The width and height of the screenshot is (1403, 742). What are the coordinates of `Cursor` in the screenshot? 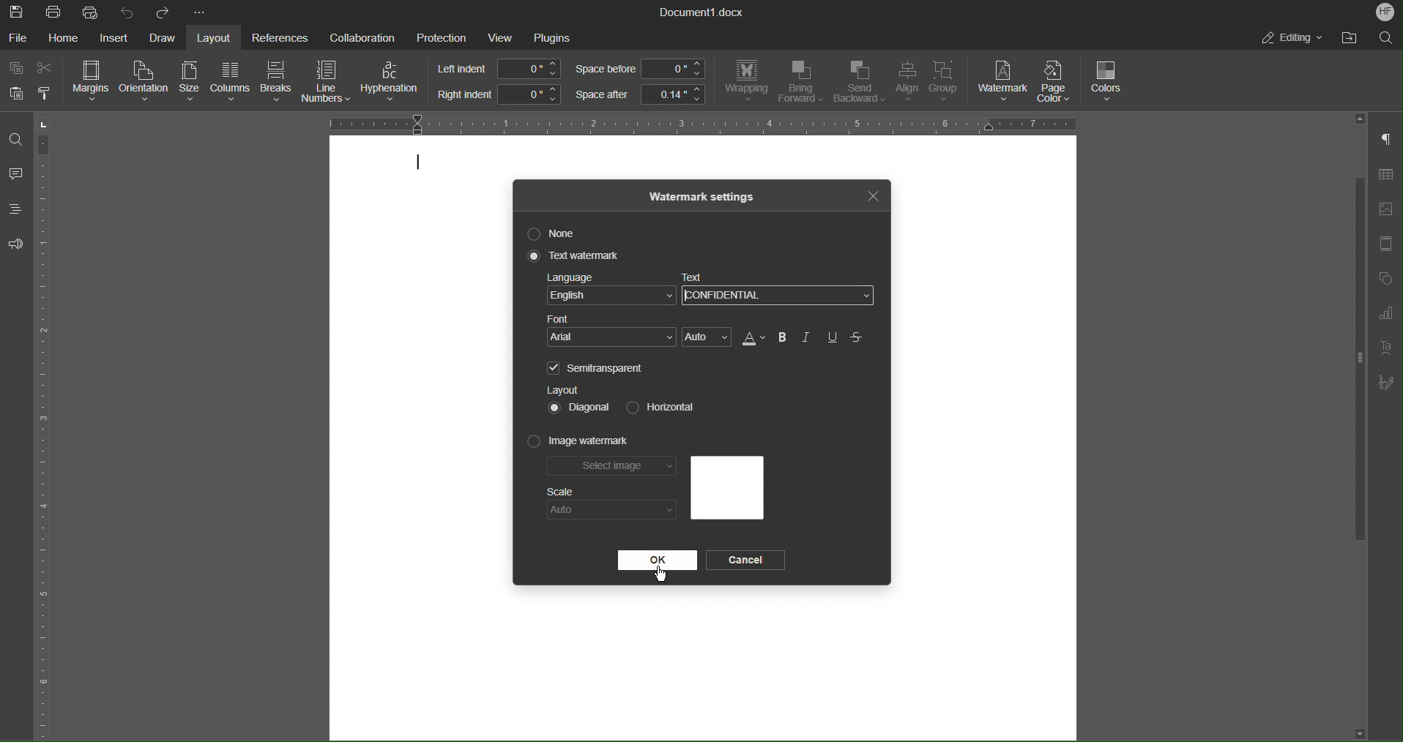 It's located at (661, 572).